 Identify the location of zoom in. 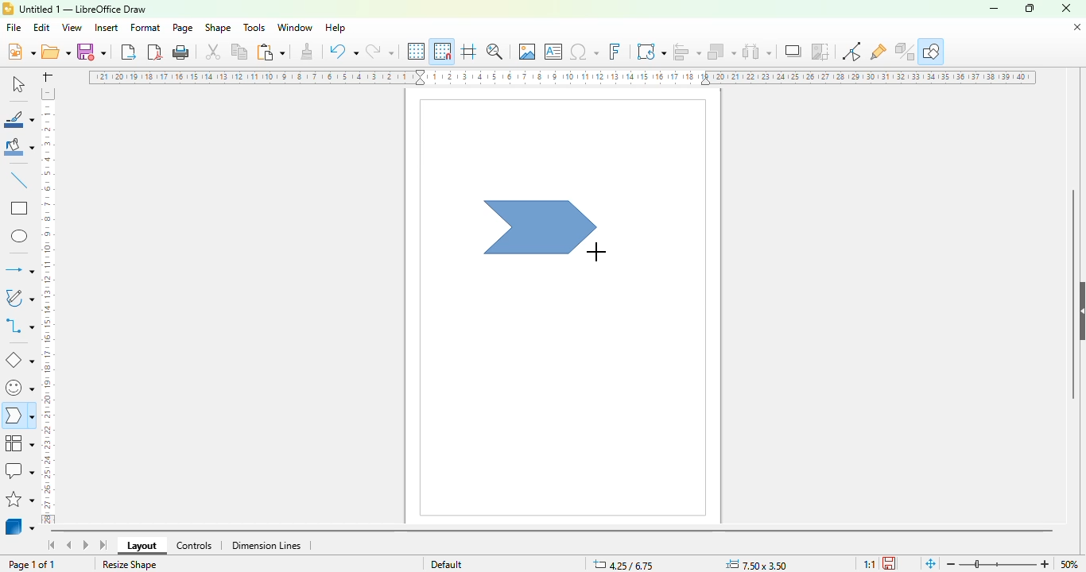
(1045, 564).